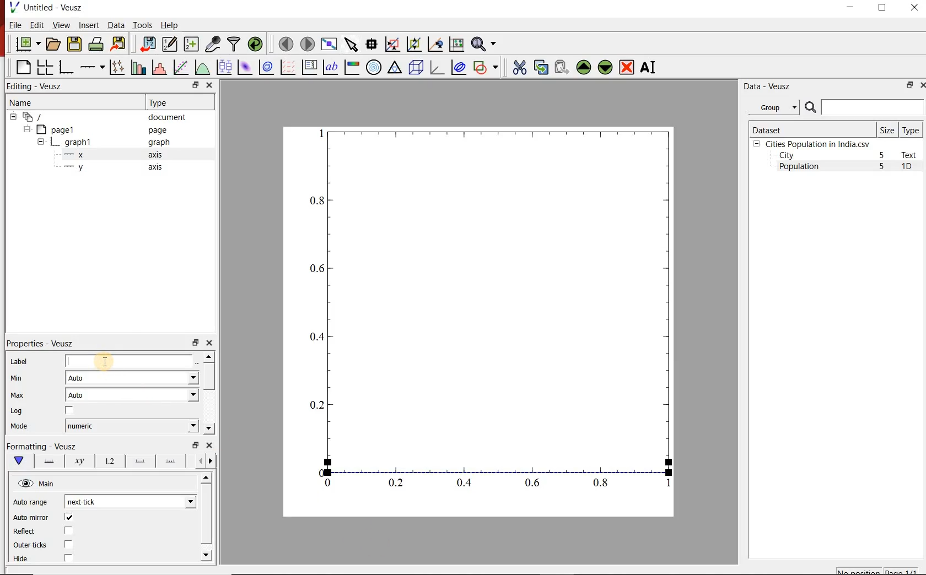  What do you see at coordinates (330, 67) in the screenshot?
I see `text label` at bounding box center [330, 67].